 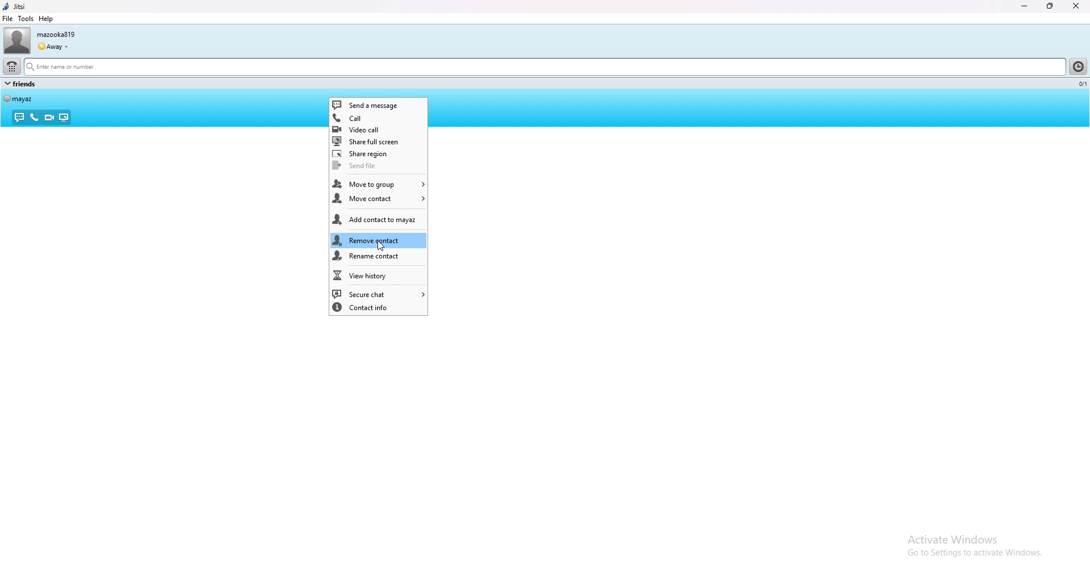 What do you see at coordinates (19, 98) in the screenshot?
I see `contact` at bounding box center [19, 98].